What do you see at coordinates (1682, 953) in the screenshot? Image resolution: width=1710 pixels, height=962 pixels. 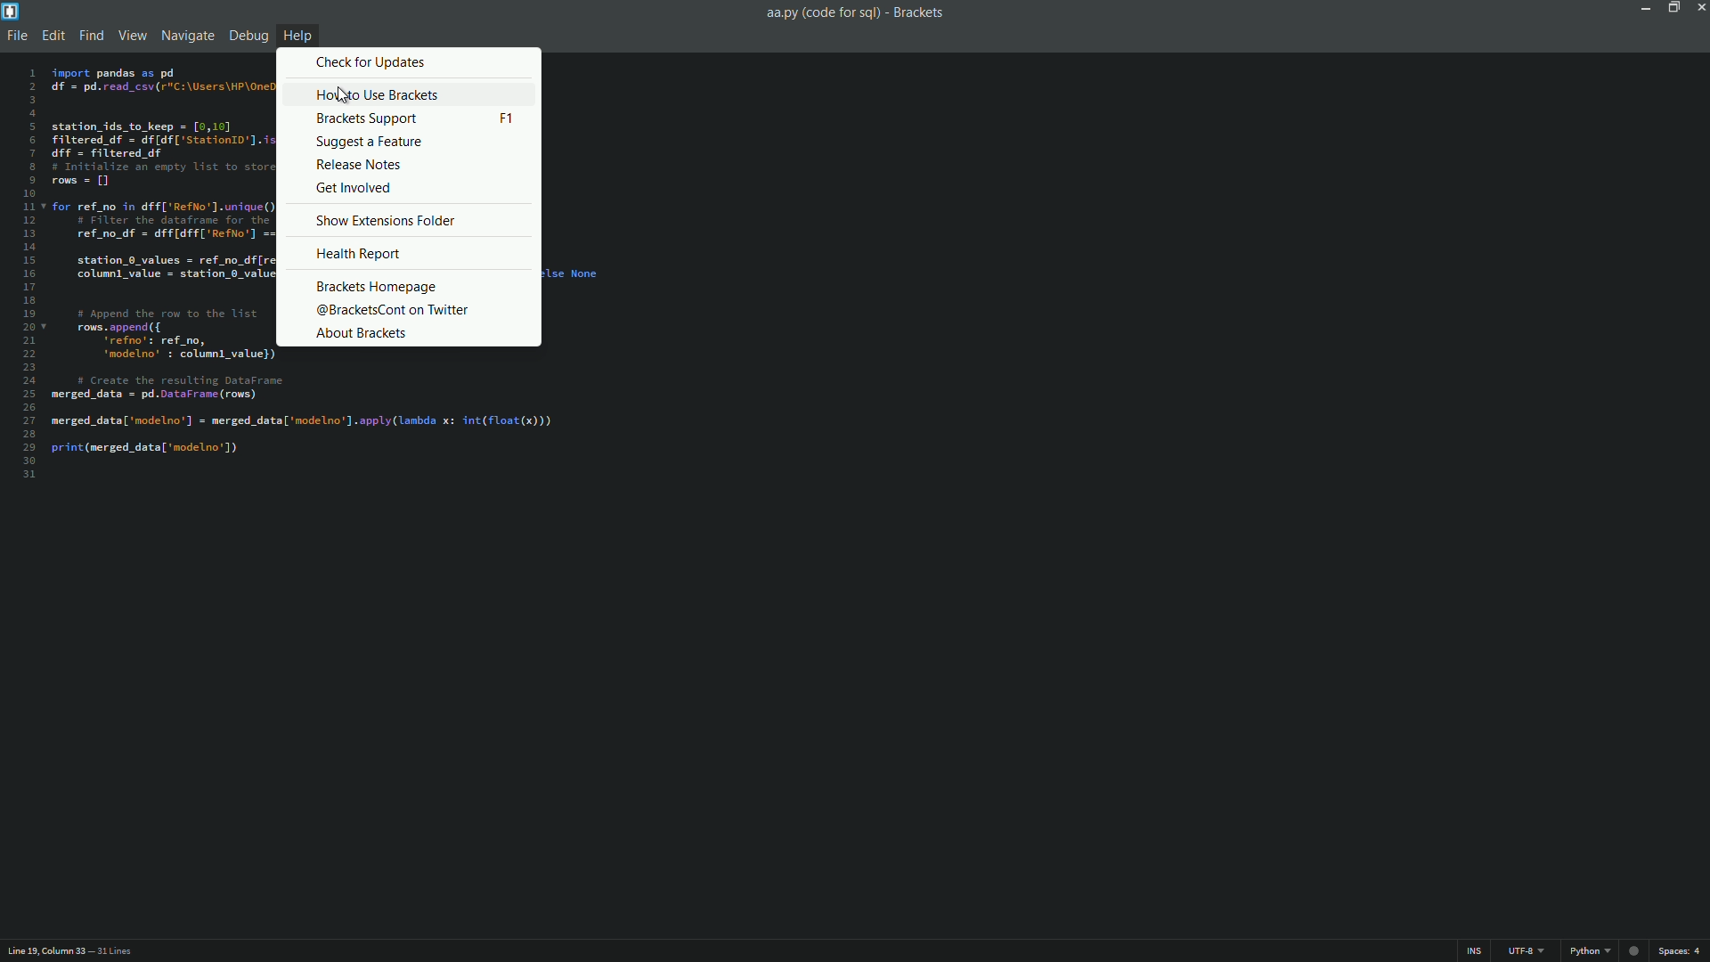 I see `space` at bounding box center [1682, 953].